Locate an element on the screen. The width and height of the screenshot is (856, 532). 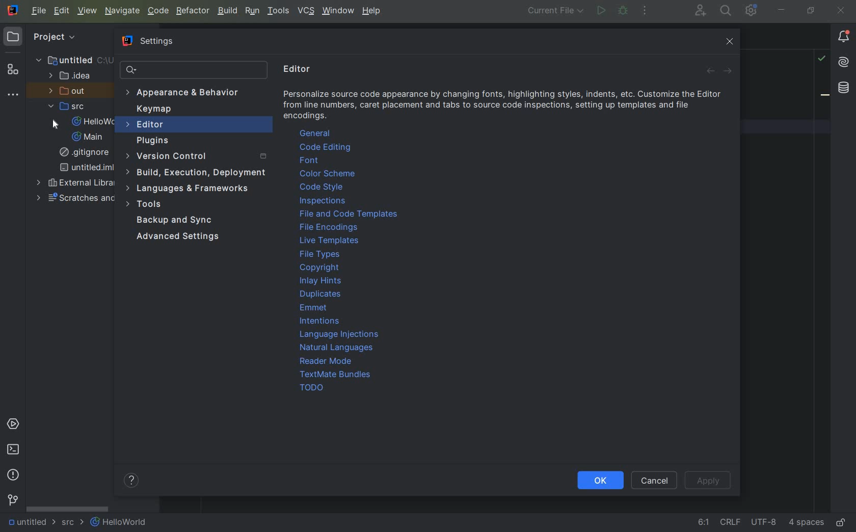
file and code templates is located at coordinates (351, 214).